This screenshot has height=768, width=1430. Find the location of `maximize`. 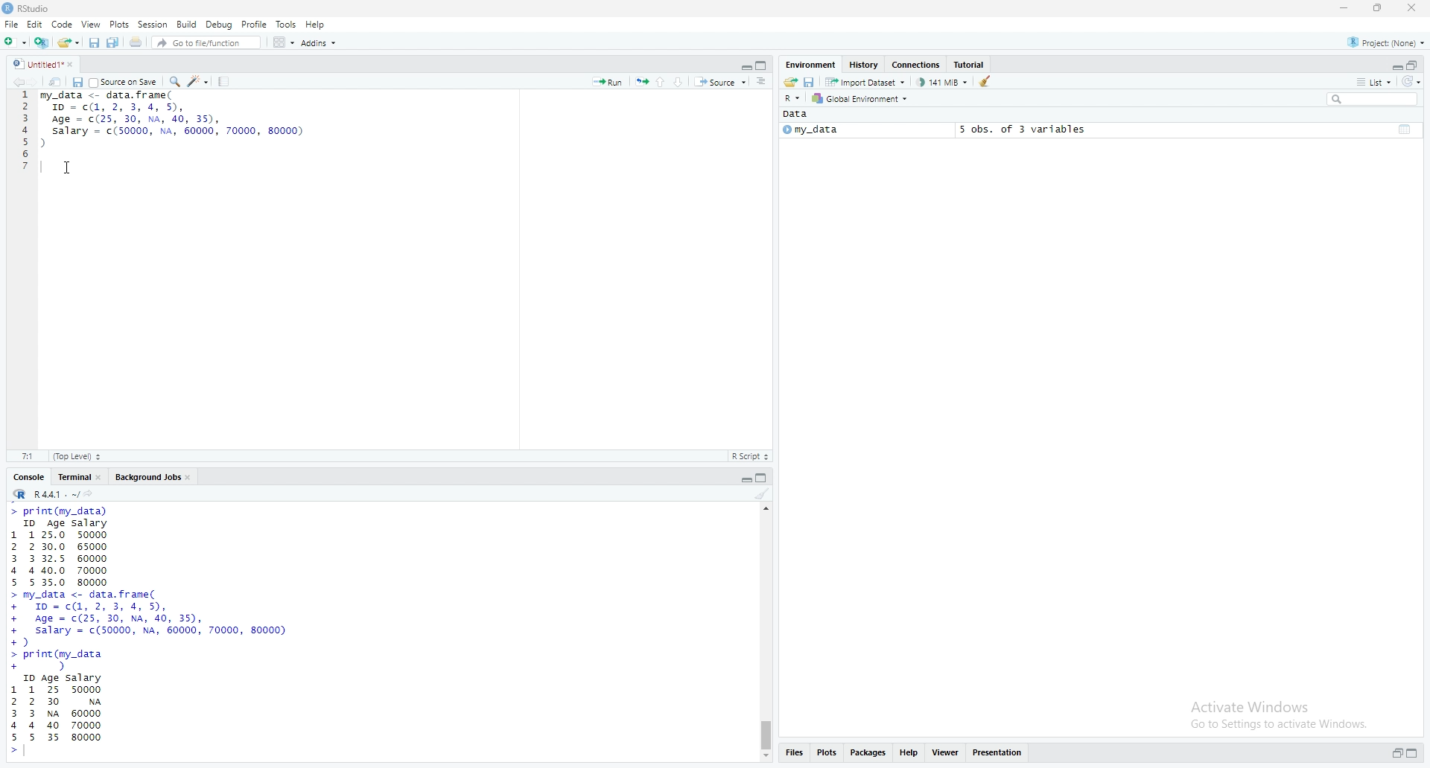

maximize is located at coordinates (1375, 7).